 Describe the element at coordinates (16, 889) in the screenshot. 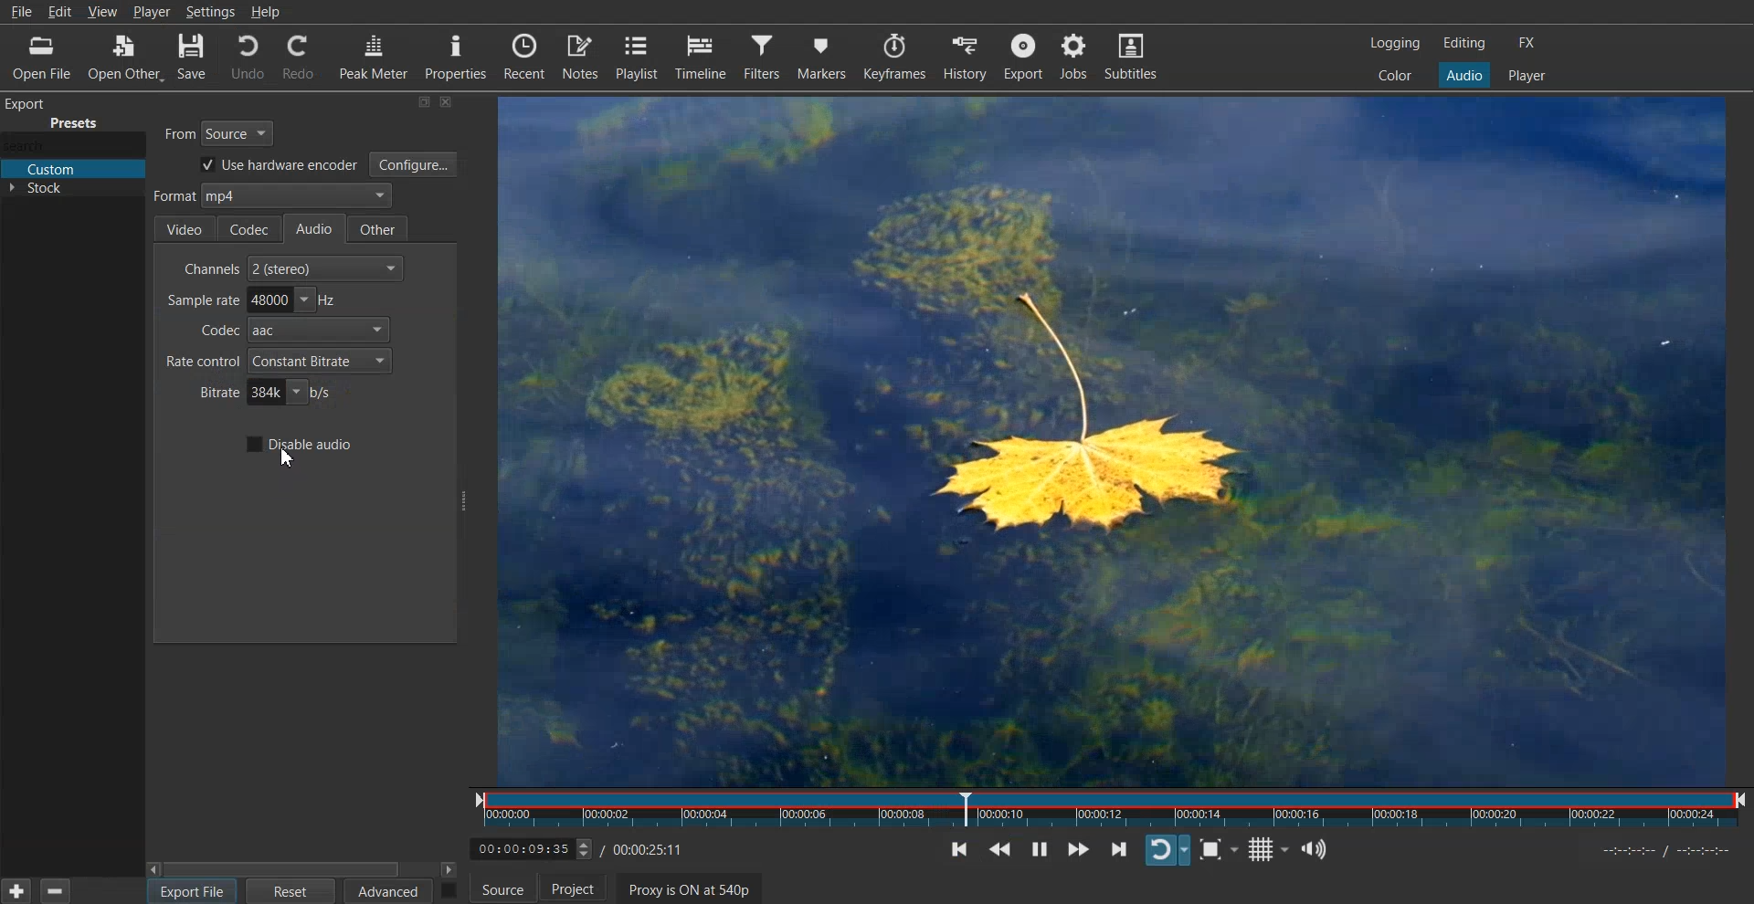

I see `Add Current settings` at that location.